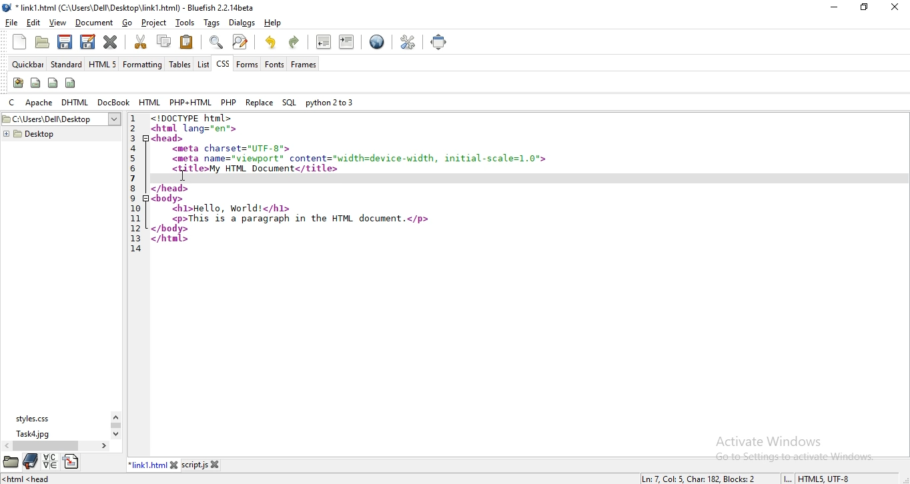 Image resolution: width=910 pixels, height=484 pixels. I want to click on cursor, so click(182, 175).